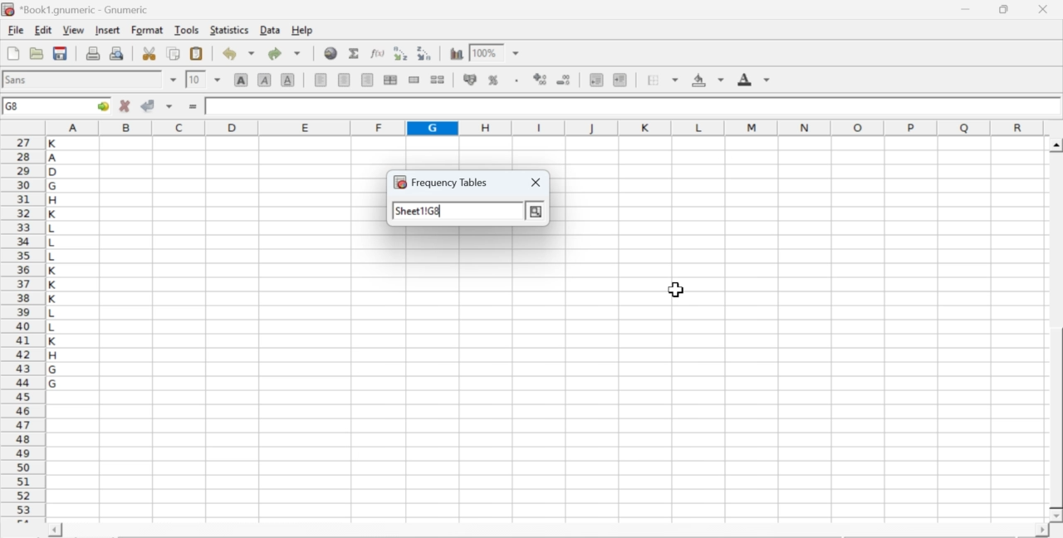 This screenshot has width=1063, height=538. Describe the element at coordinates (174, 53) in the screenshot. I see `copy` at that location.